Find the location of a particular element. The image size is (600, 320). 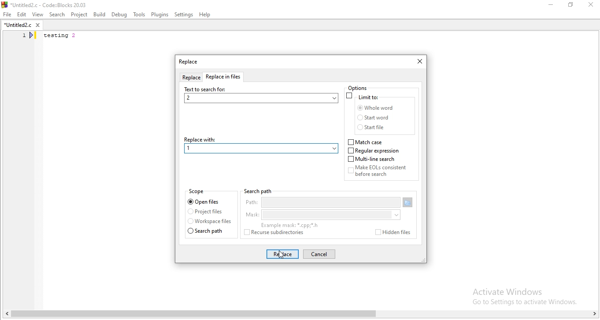

close is located at coordinates (418, 62).